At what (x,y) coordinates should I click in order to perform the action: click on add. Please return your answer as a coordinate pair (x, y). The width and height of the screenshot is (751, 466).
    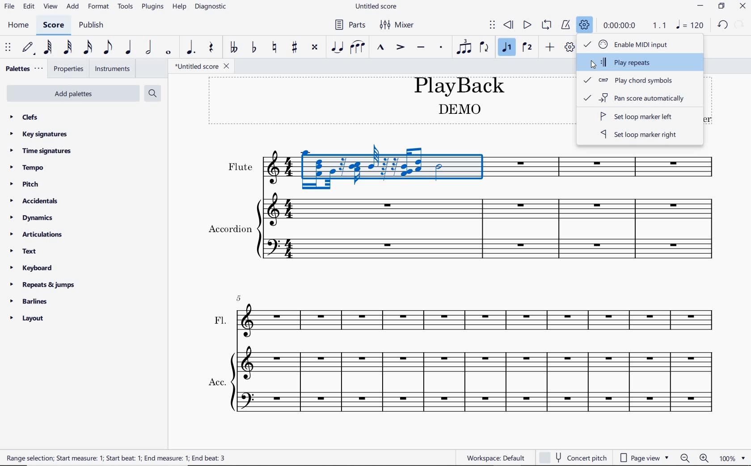
    Looking at the image, I should click on (72, 6).